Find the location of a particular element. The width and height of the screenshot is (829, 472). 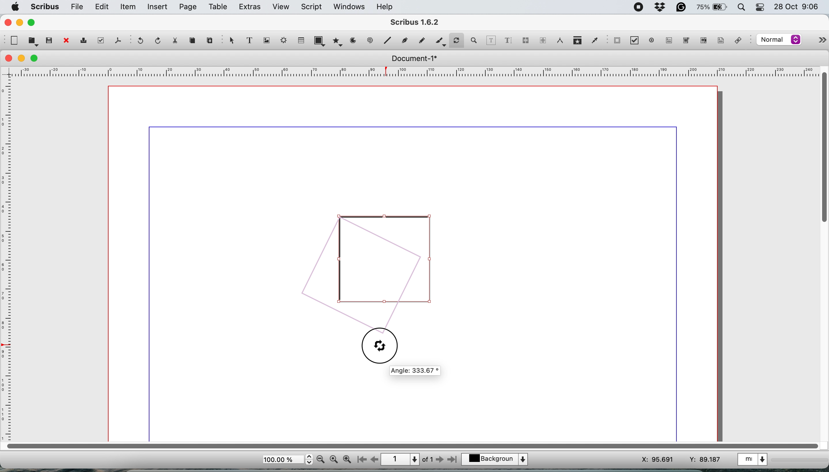

go to previous page is located at coordinates (374, 459).